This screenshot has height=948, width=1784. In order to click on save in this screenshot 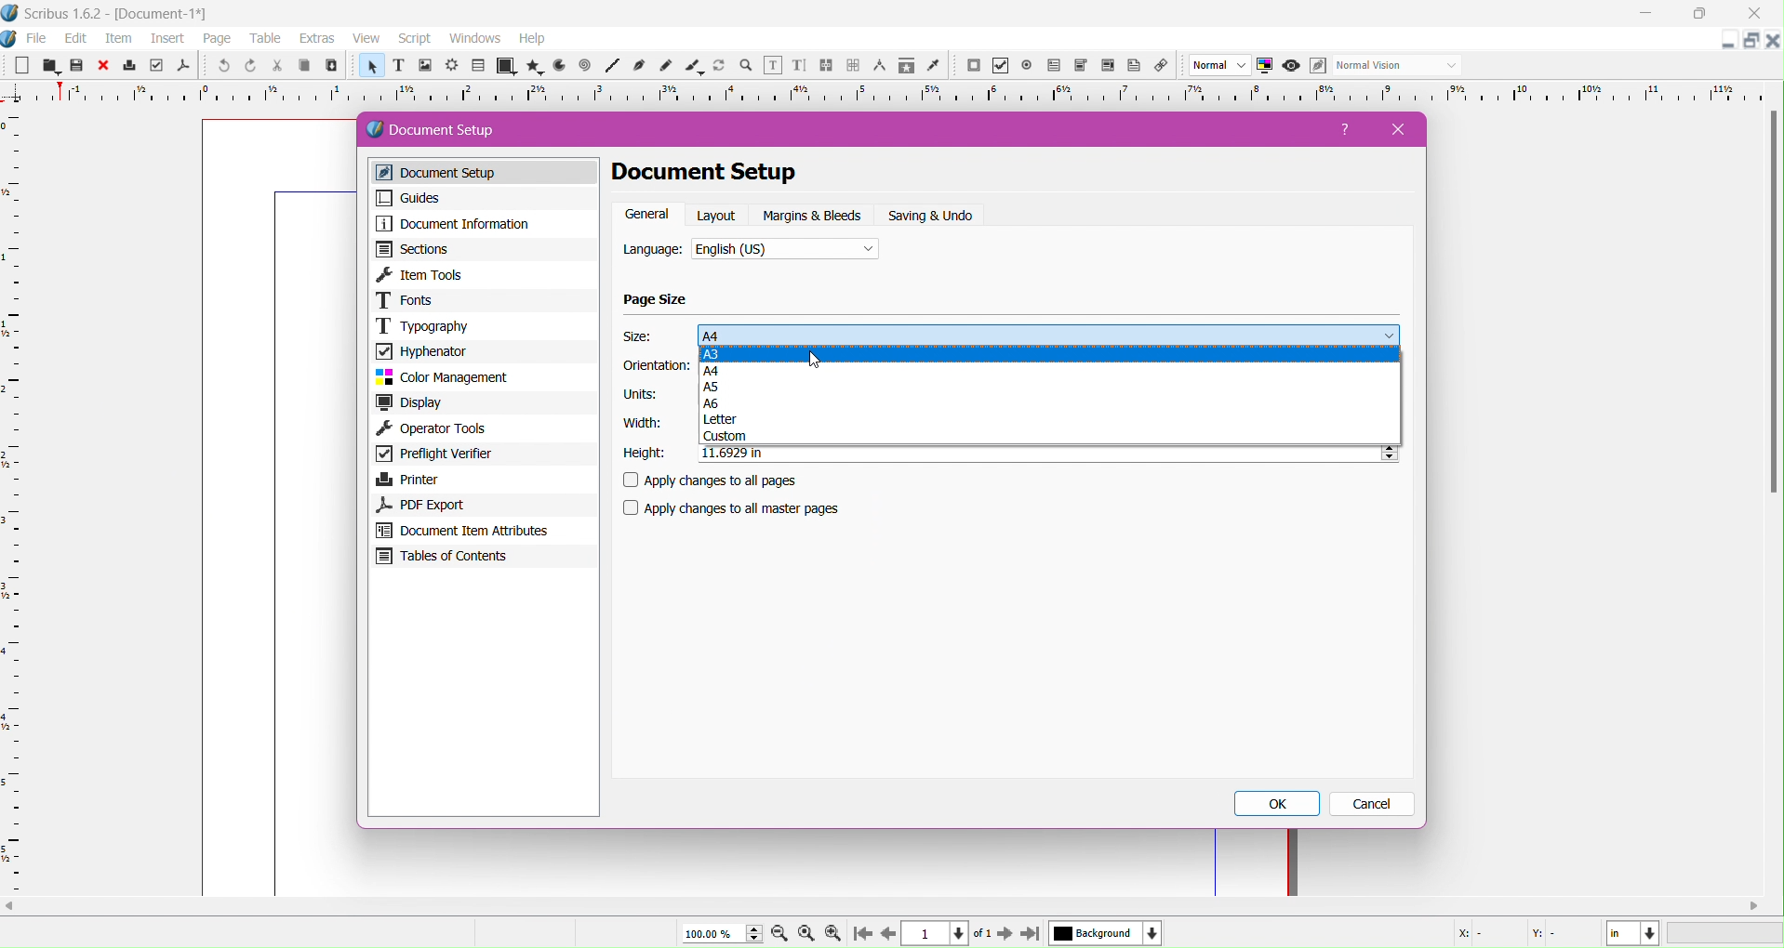, I will do `click(76, 67)`.